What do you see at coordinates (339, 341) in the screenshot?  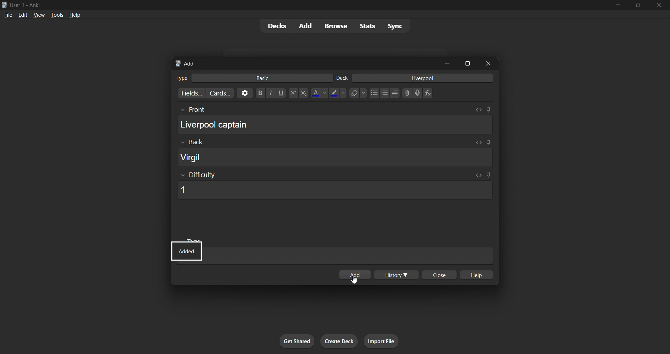 I see `create deck` at bounding box center [339, 341].